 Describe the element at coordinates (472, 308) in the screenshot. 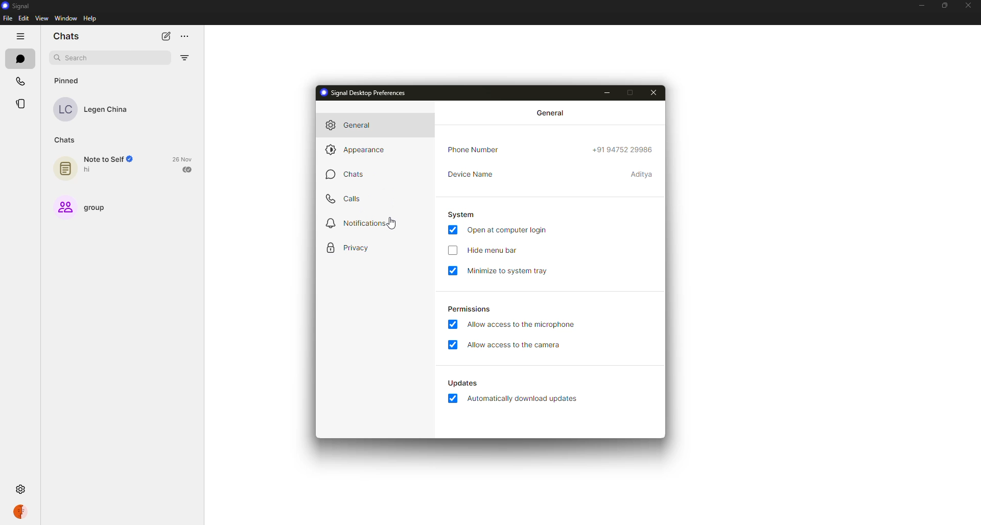

I see `permissions` at that location.